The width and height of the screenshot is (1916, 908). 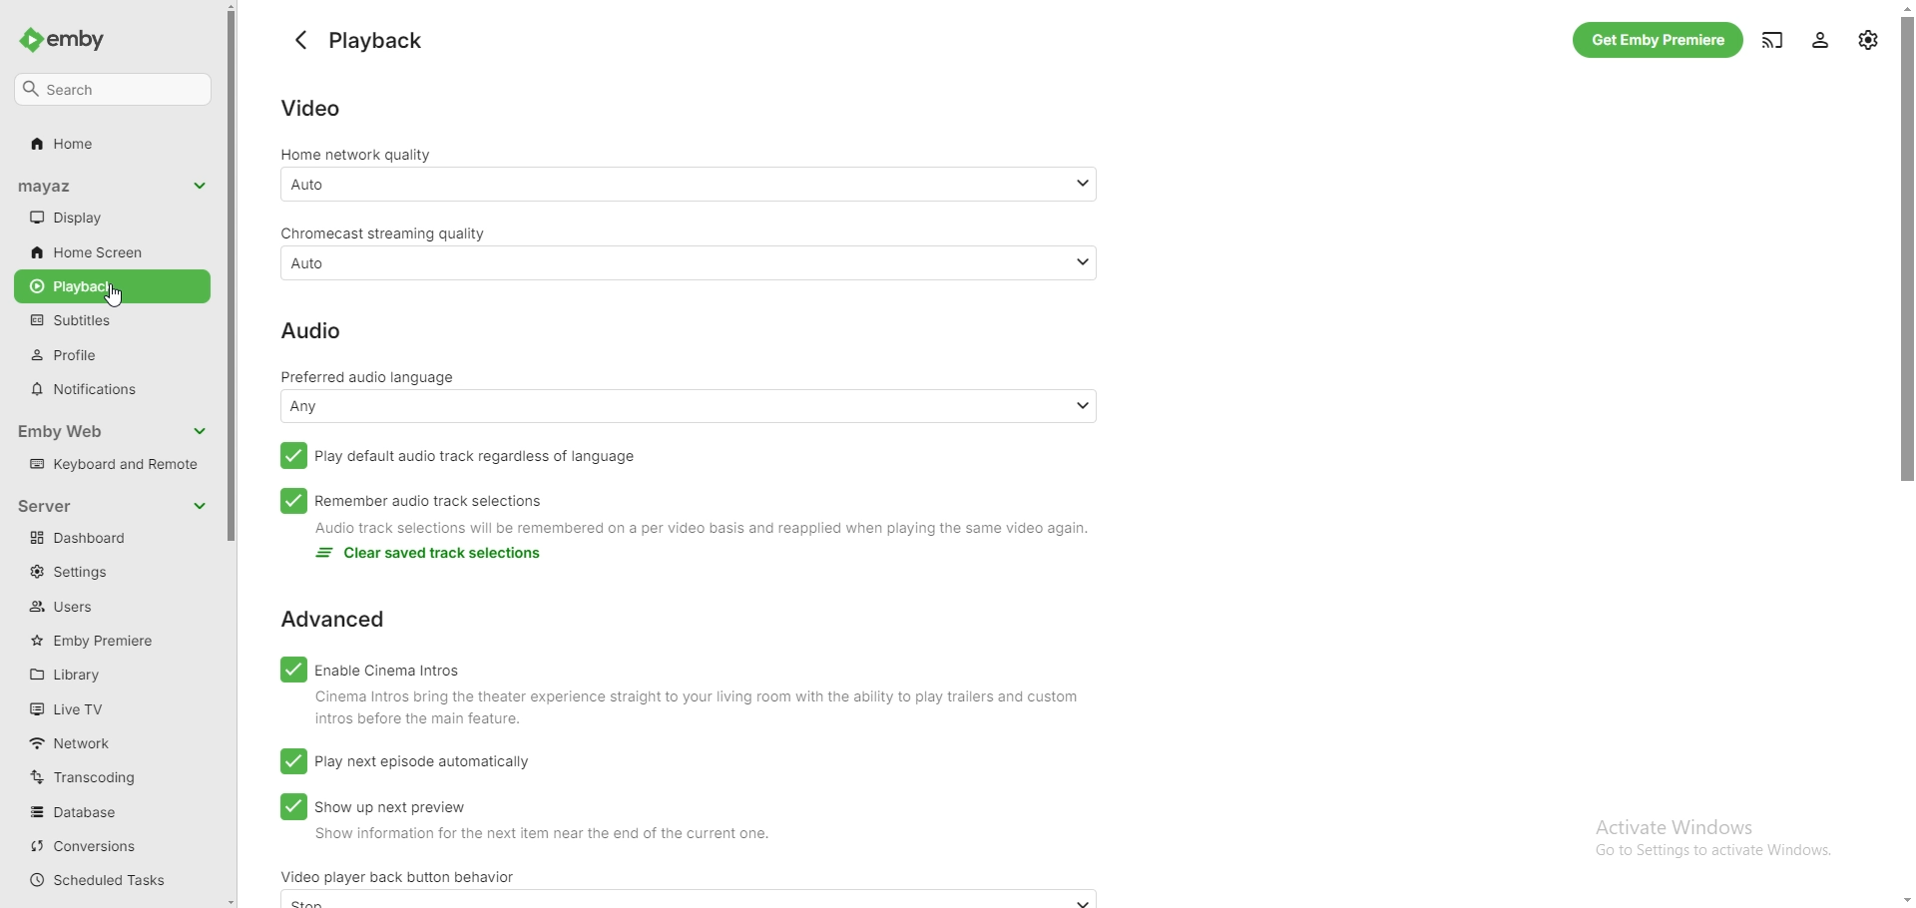 I want to click on any, so click(x=691, y=405).